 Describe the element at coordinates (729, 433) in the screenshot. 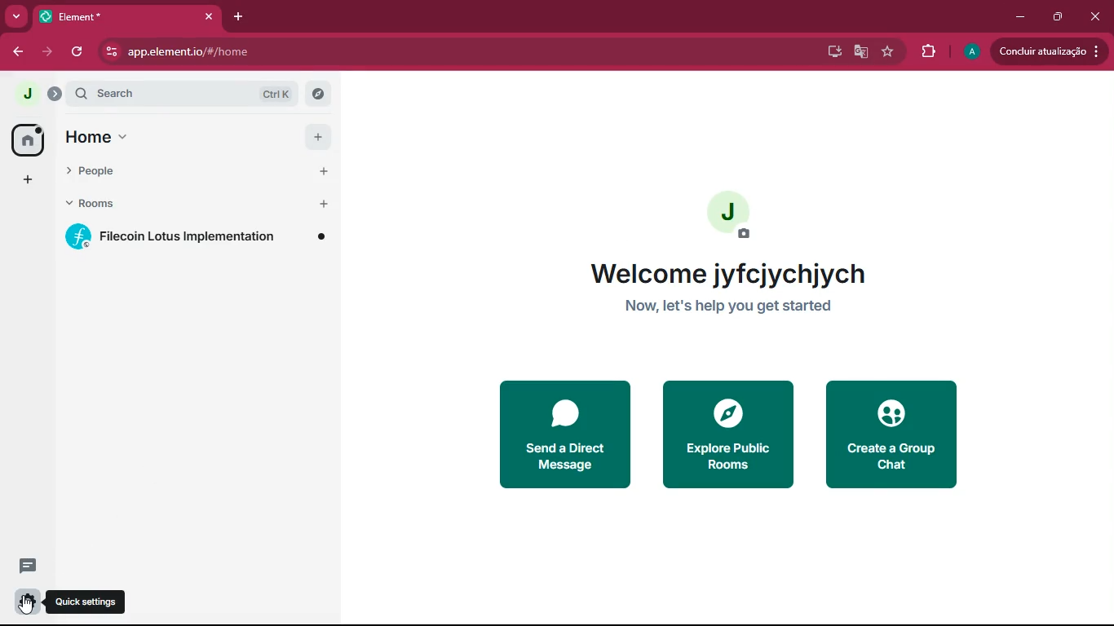

I see `explore public rooms` at that location.